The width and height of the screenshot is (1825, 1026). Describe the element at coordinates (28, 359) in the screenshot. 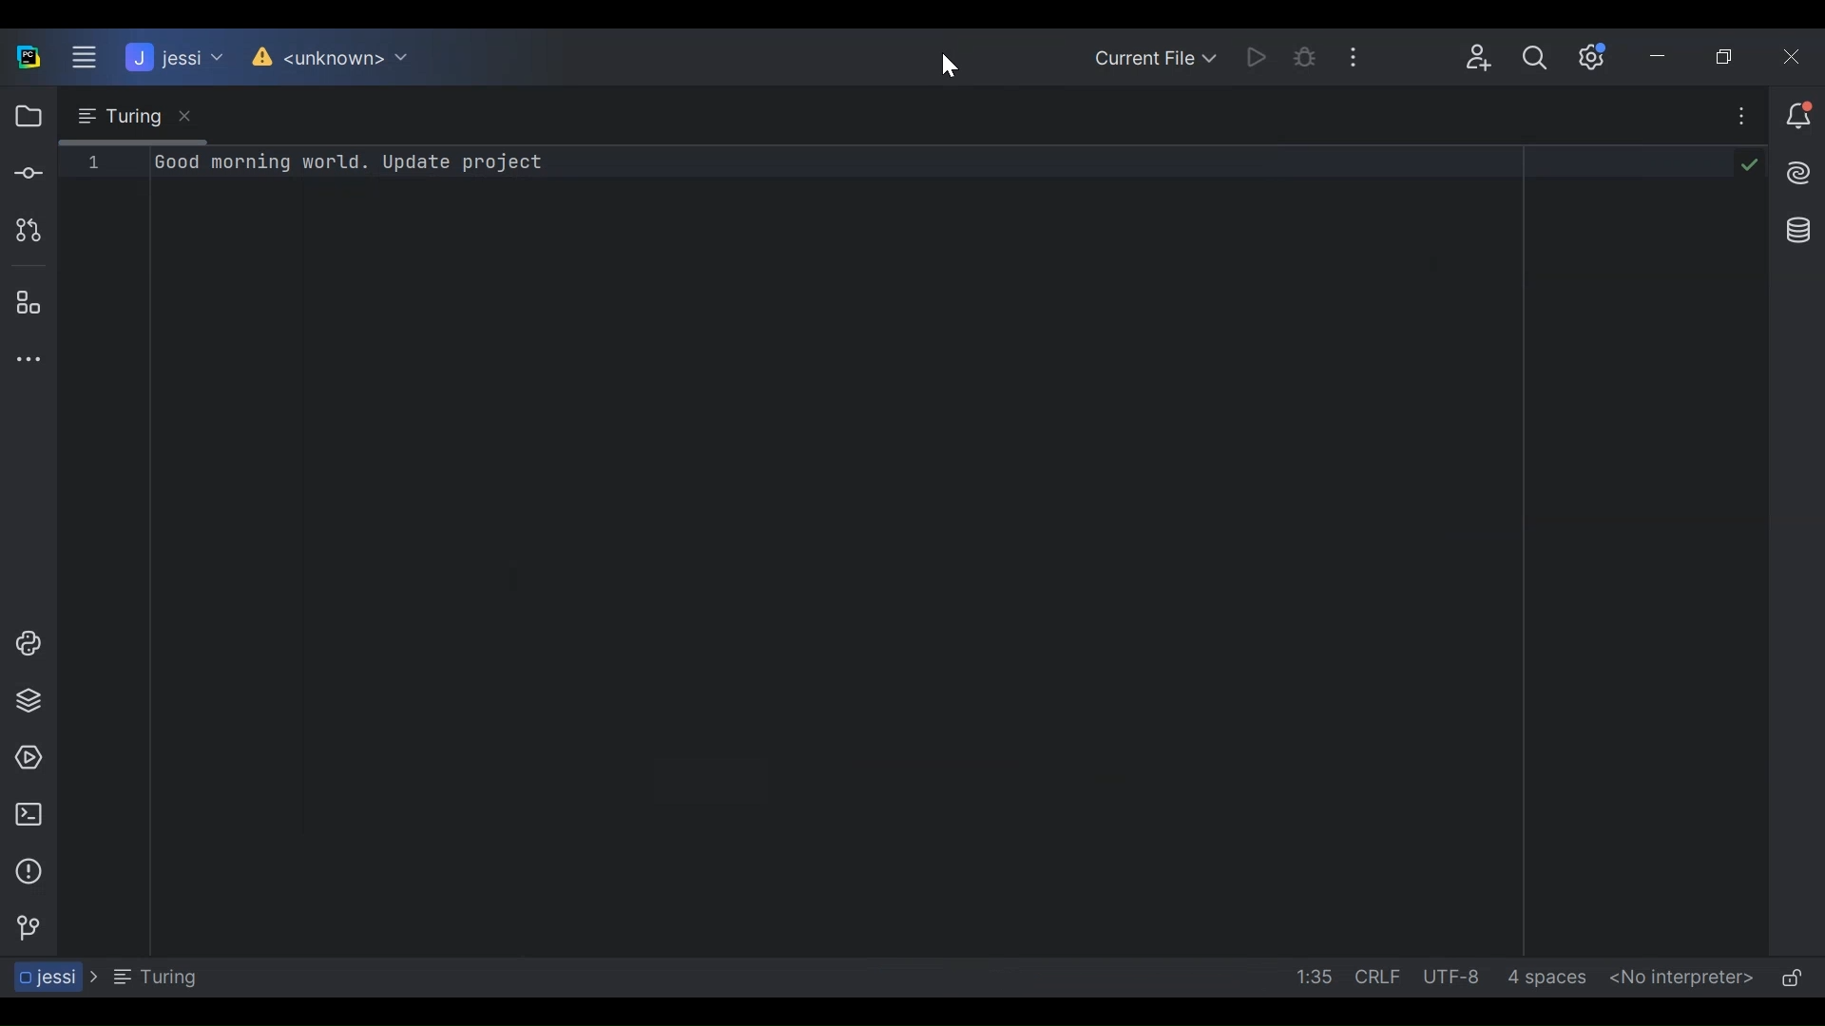

I see `More Tool Window` at that location.